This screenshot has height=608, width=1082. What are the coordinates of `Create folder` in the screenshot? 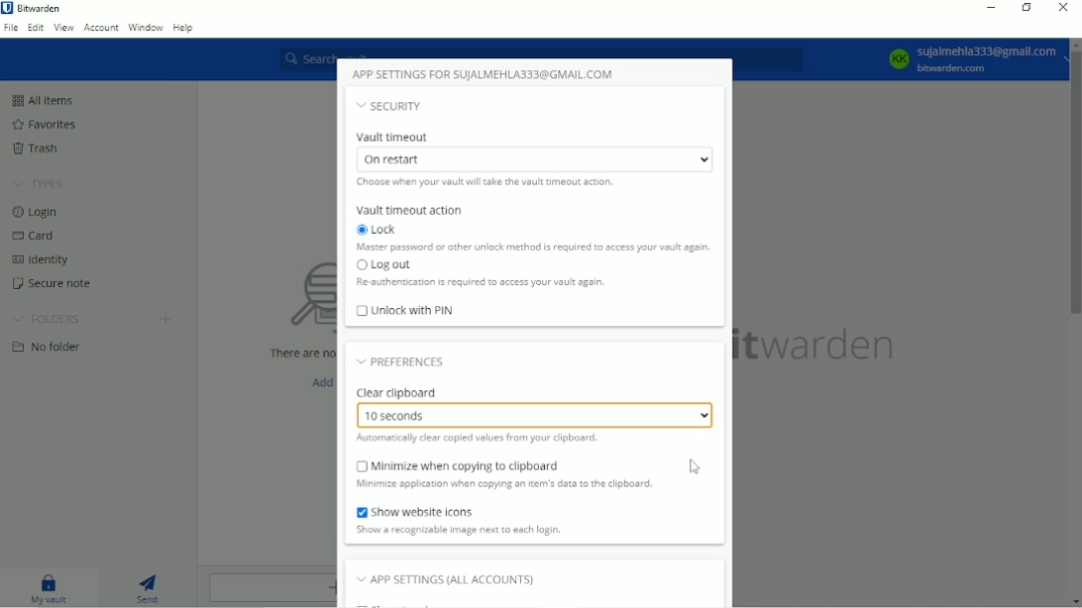 It's located at (164, 320).